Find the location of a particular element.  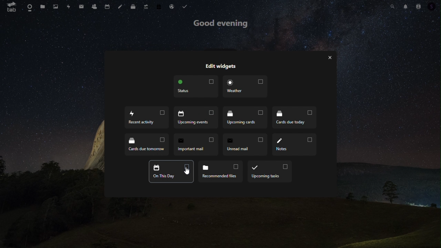

Notes is located at coordinates (294, 145).